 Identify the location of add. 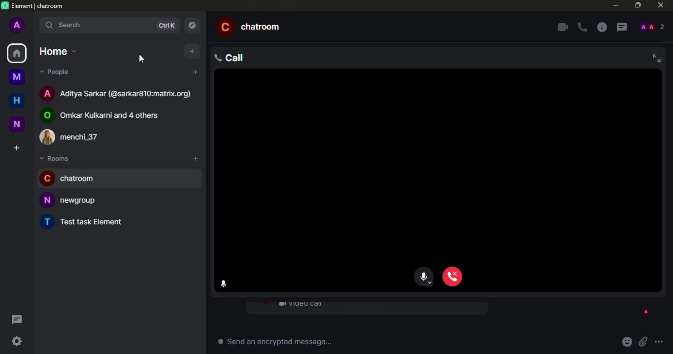
(191, 51).